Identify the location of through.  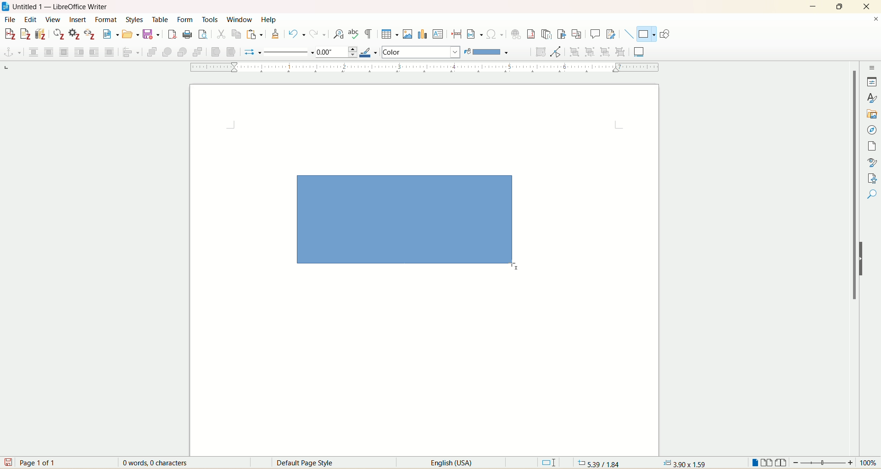
(110, 51).